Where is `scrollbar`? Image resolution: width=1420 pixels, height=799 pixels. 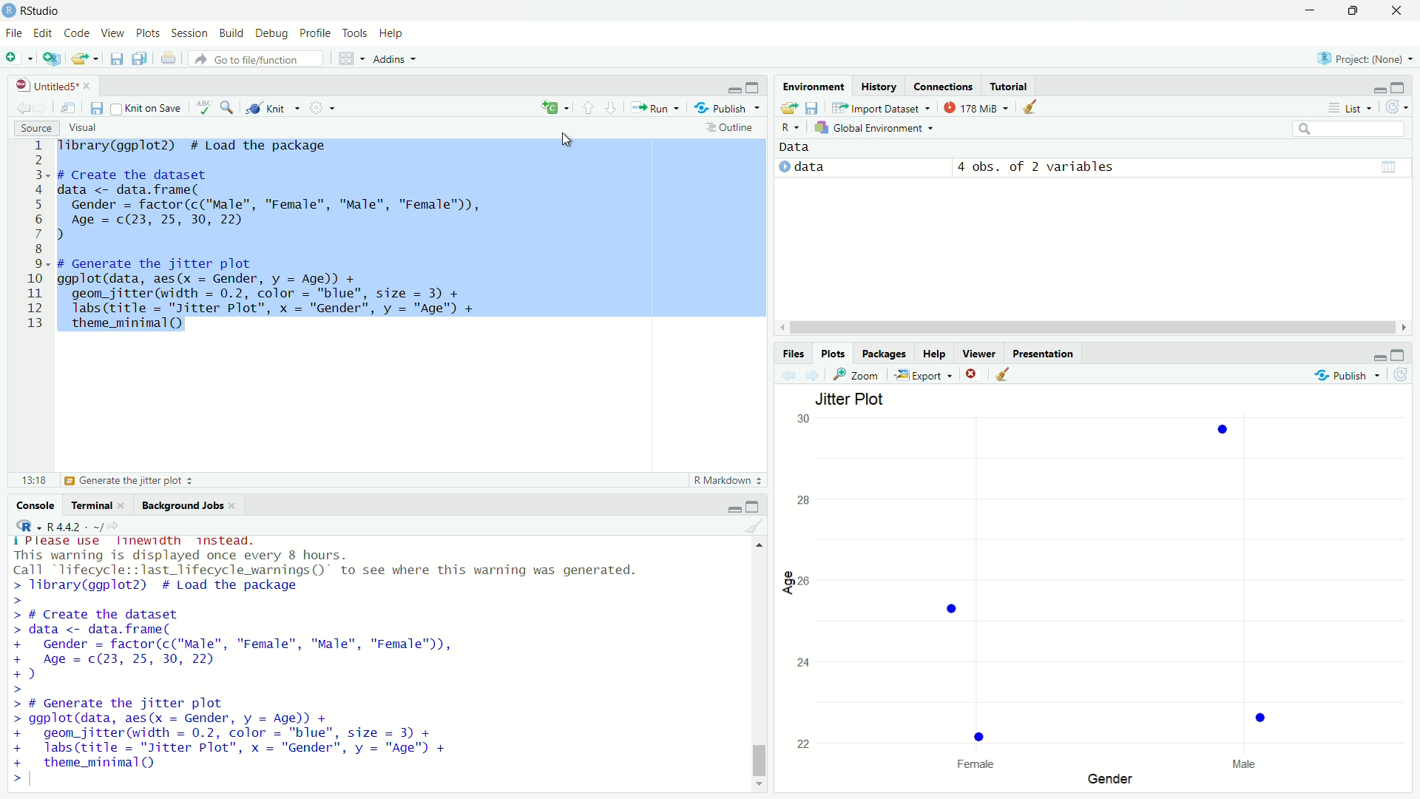 scrollbar is located at coordinates (1094, 329).